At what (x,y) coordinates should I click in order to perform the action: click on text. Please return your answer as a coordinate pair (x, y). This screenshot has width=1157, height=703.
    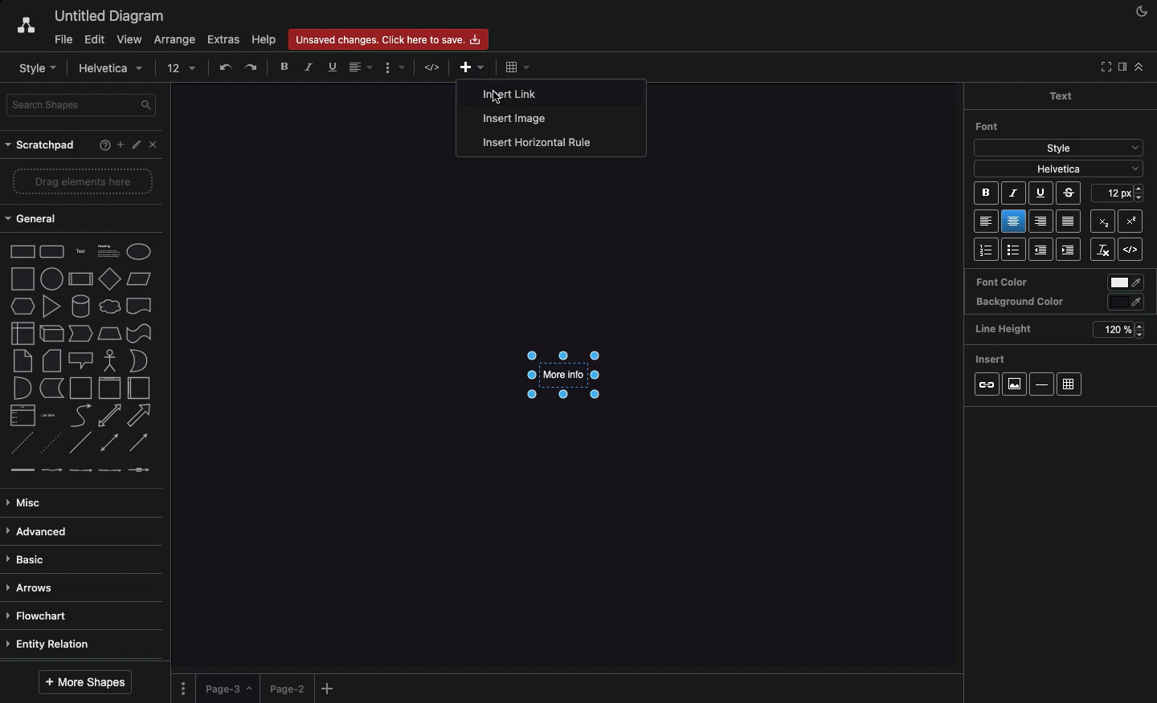
    Looking at the image, I should click on (81, 253).